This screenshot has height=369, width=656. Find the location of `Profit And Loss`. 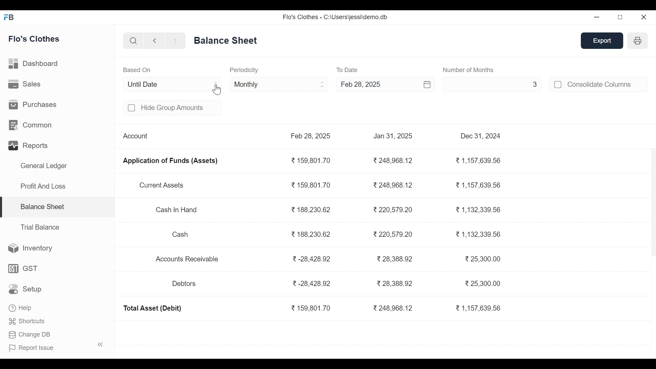

Profit And Loss is located at coordinates (43, 186).